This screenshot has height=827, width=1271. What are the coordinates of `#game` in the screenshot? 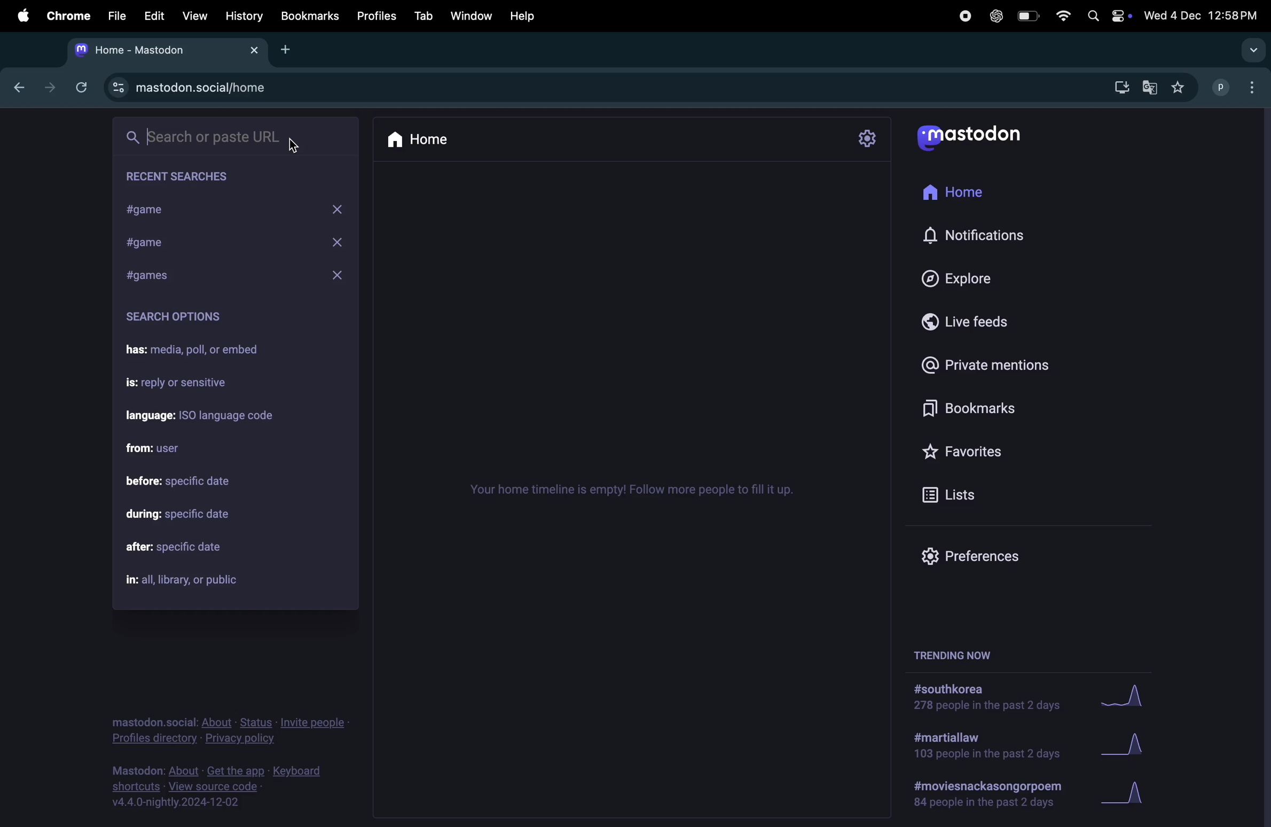 It's located at (190, 210).